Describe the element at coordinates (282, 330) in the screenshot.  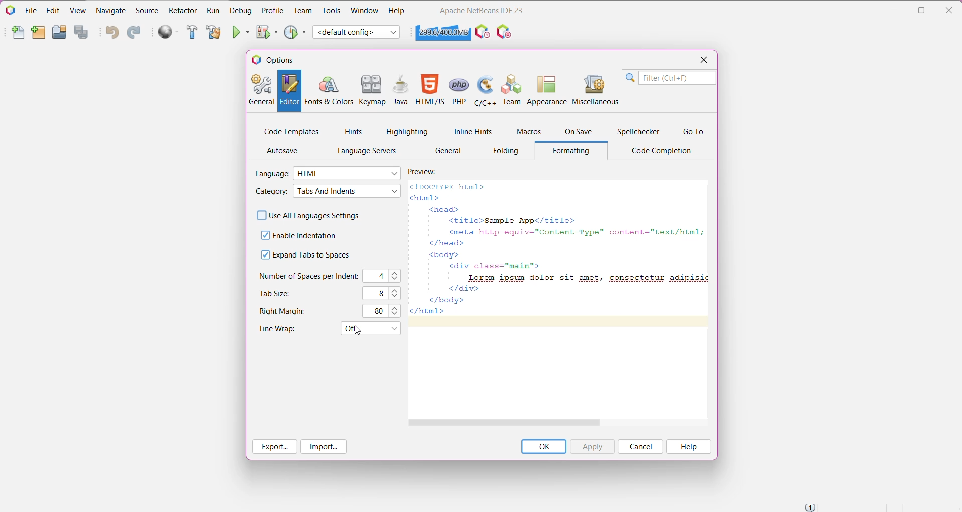
I see `Line Wrap` at that location.